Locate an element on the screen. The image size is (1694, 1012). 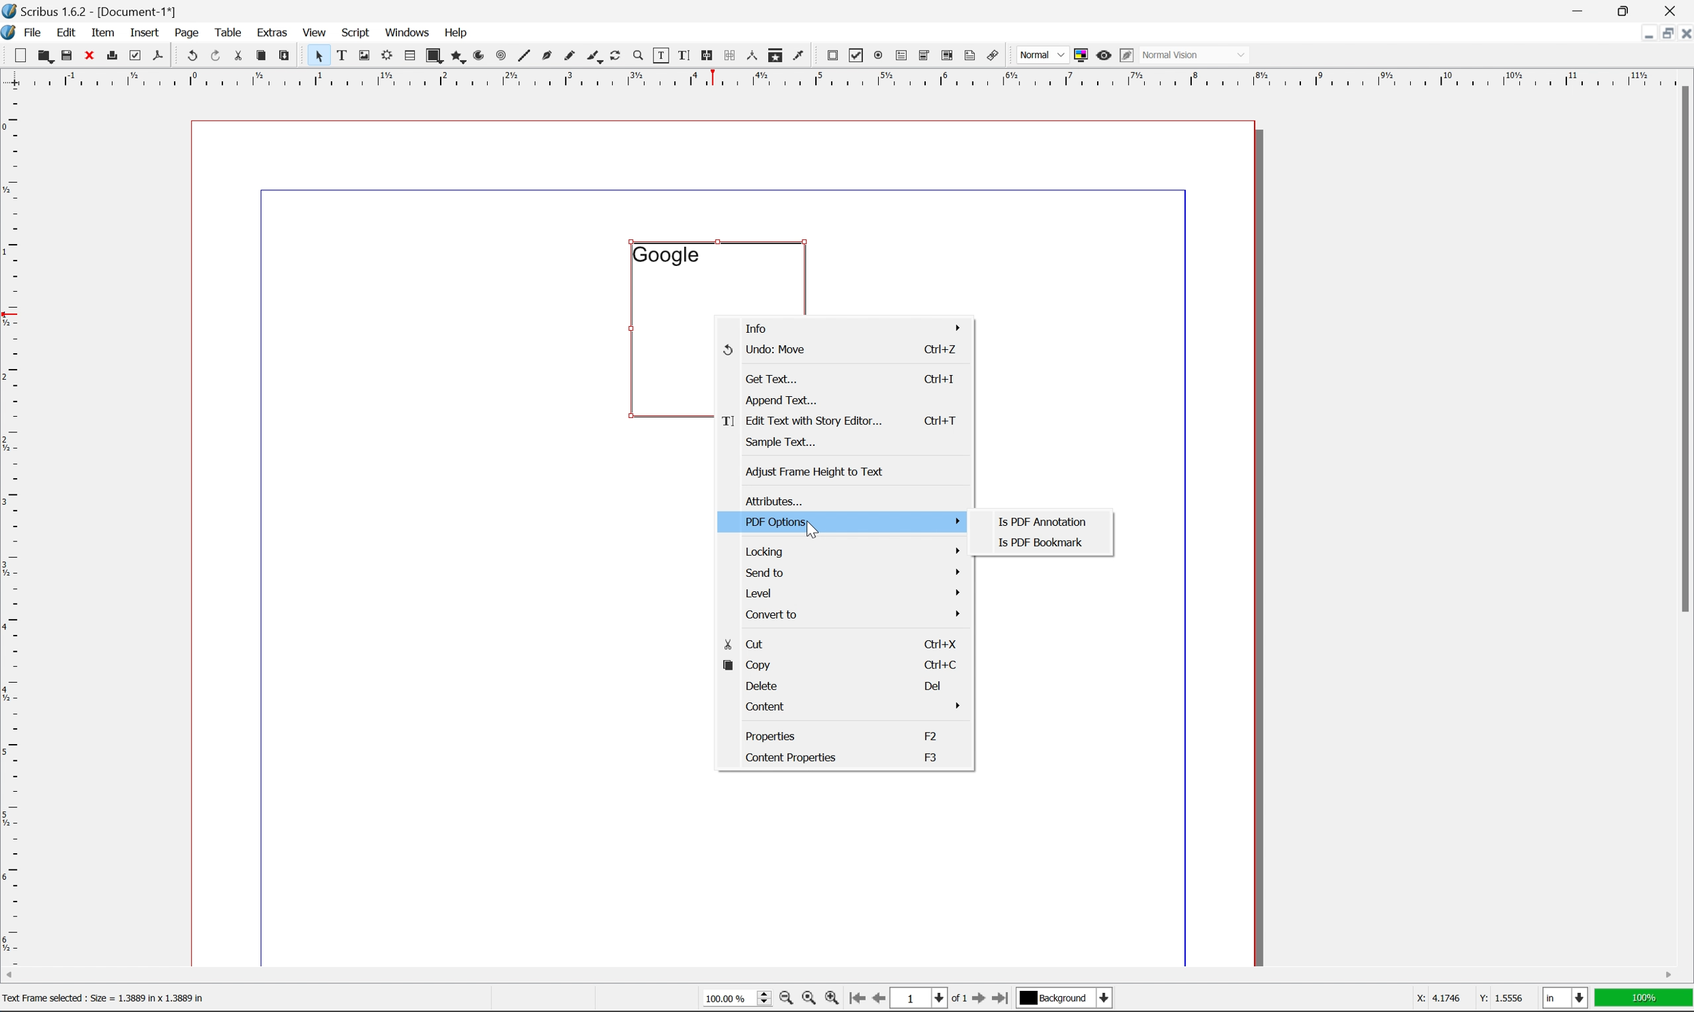
insert is located at coordinates (145, 31).